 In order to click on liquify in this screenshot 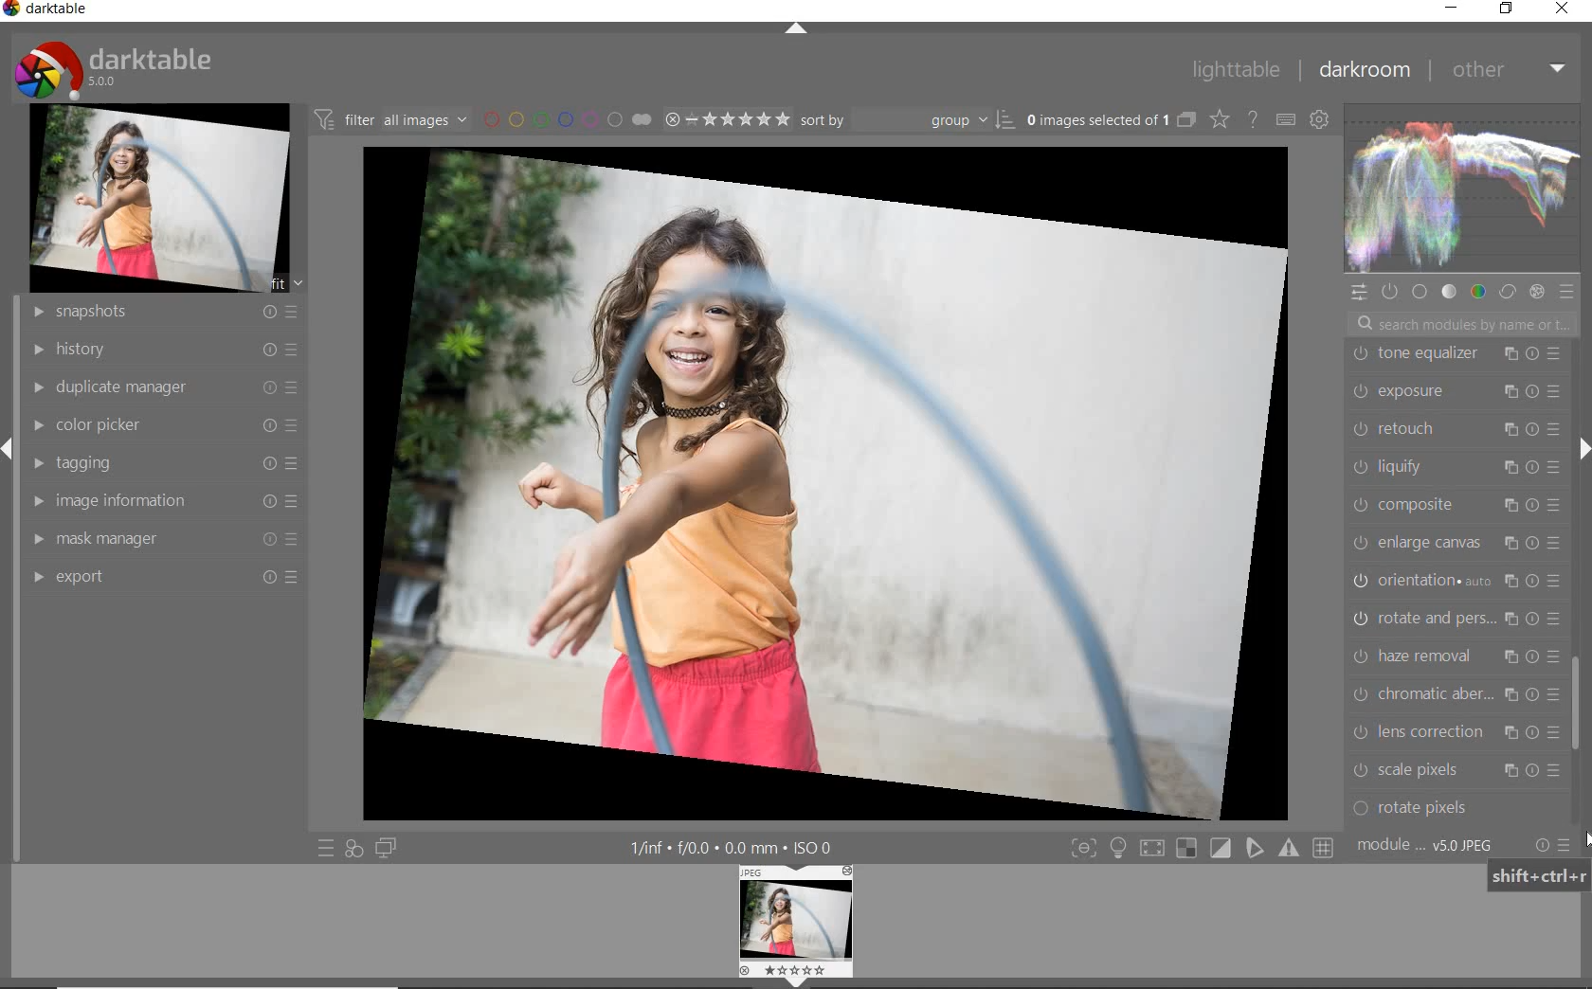, I will do `click(1455, 468)`.